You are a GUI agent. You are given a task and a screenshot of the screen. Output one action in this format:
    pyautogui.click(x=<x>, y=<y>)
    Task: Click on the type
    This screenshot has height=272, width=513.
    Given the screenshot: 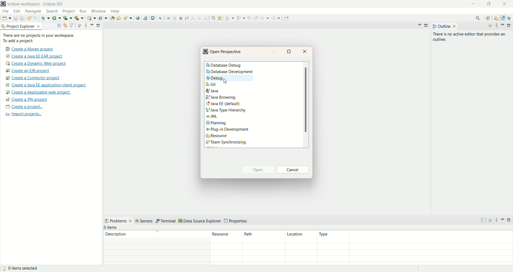 What is the action you would take?
    pyautogui.click(x=415, y=248)
    